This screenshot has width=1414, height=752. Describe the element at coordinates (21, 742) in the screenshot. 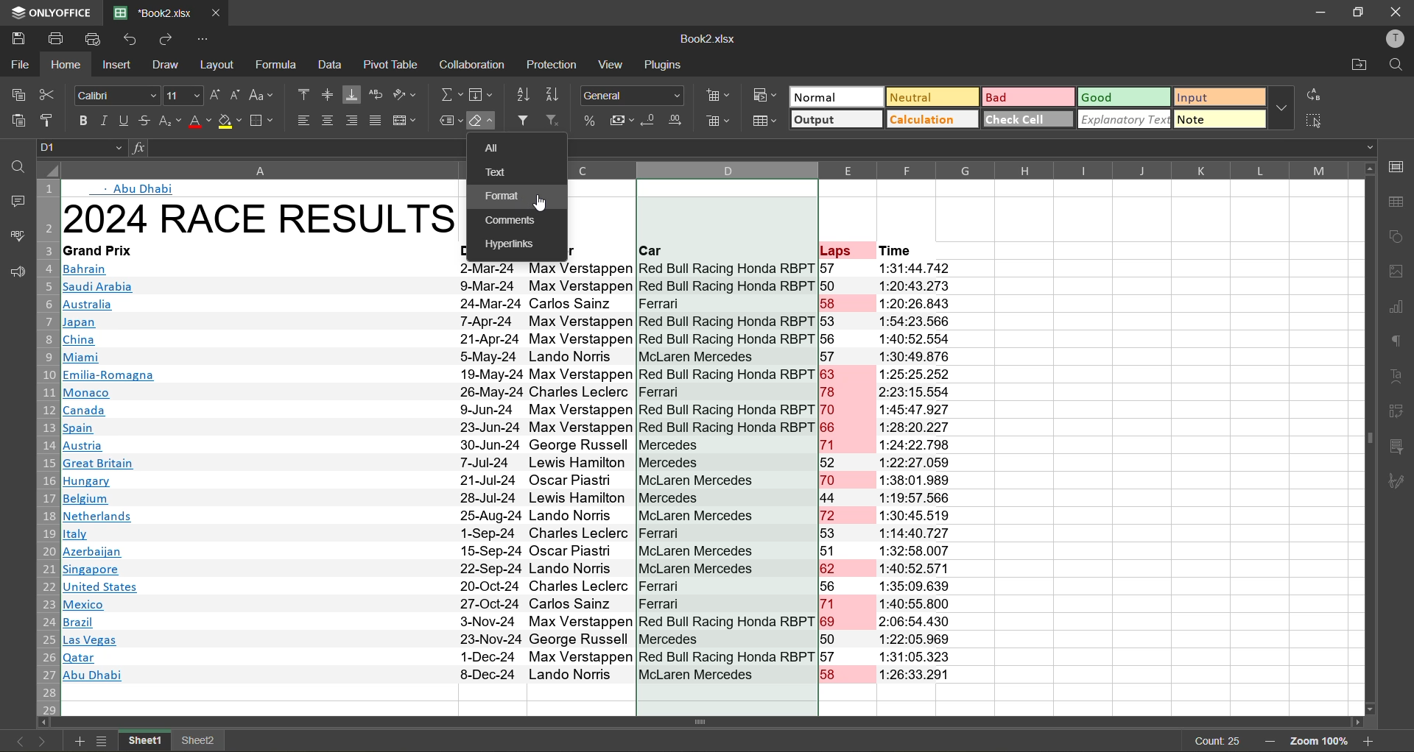

I see `previous` at that location.